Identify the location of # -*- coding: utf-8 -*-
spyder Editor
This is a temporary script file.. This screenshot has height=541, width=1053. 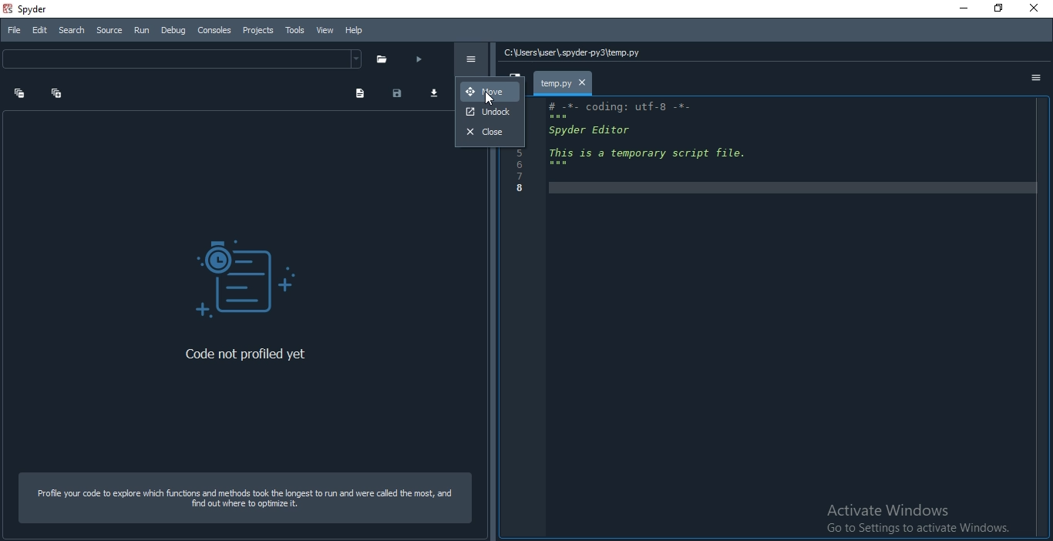
(661, 136).